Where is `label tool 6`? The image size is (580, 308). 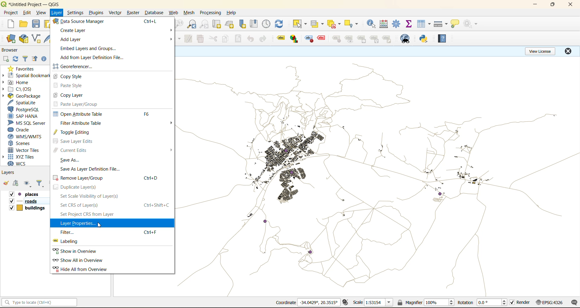
label tool 6 is located at coordinates (349, 40).